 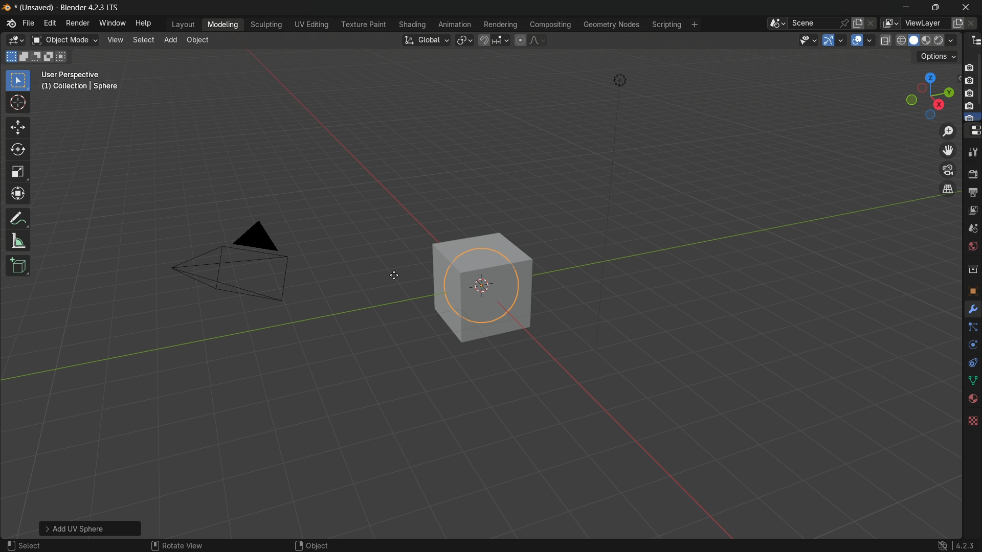 What do you see at coordinates (25, 546) in the screenshot?
I see `select` at bounding box center [25, 546].